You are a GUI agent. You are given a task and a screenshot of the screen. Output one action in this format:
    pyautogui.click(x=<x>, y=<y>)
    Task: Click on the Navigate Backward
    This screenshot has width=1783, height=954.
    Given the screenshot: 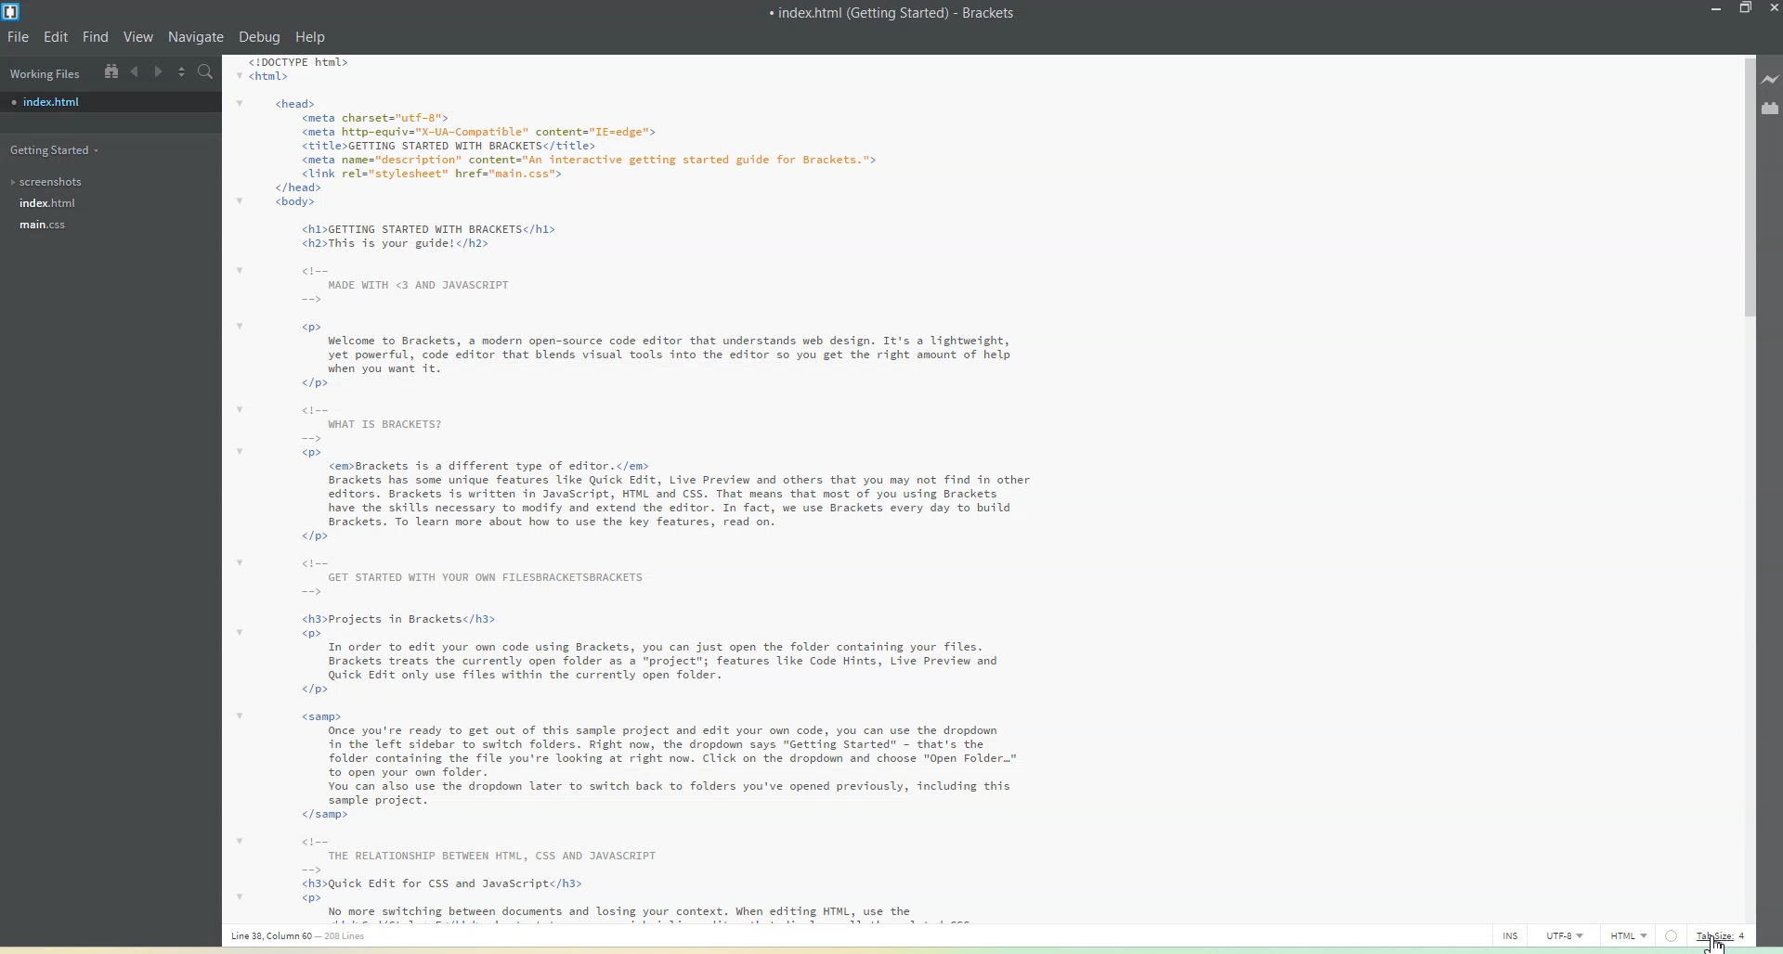 What is the action you would take?
    pyautogui.click(x=136, y=71)
    